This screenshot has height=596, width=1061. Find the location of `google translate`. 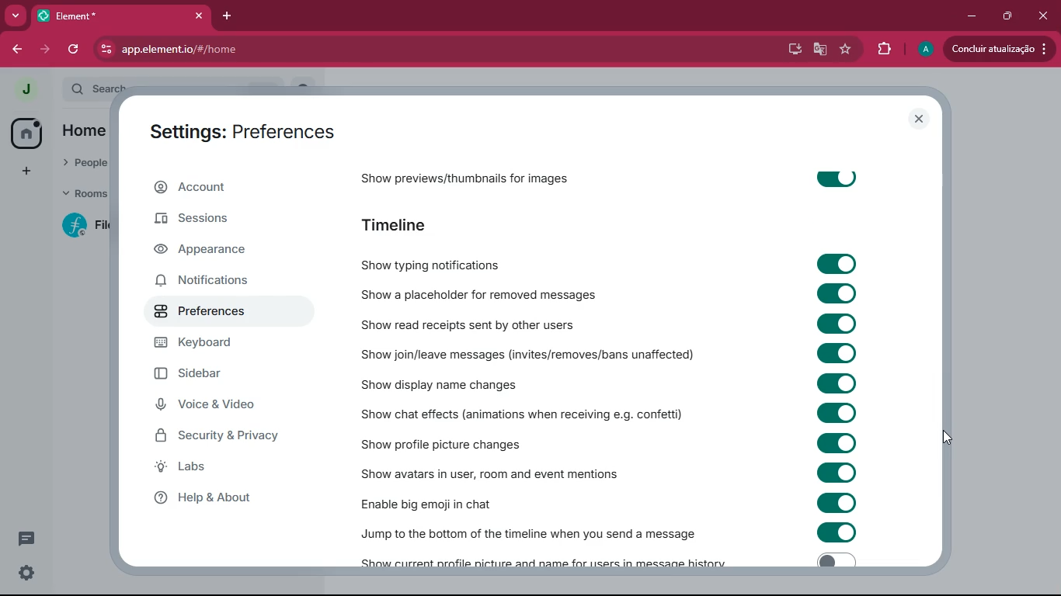

google translate is located at coordinates (820, 51).